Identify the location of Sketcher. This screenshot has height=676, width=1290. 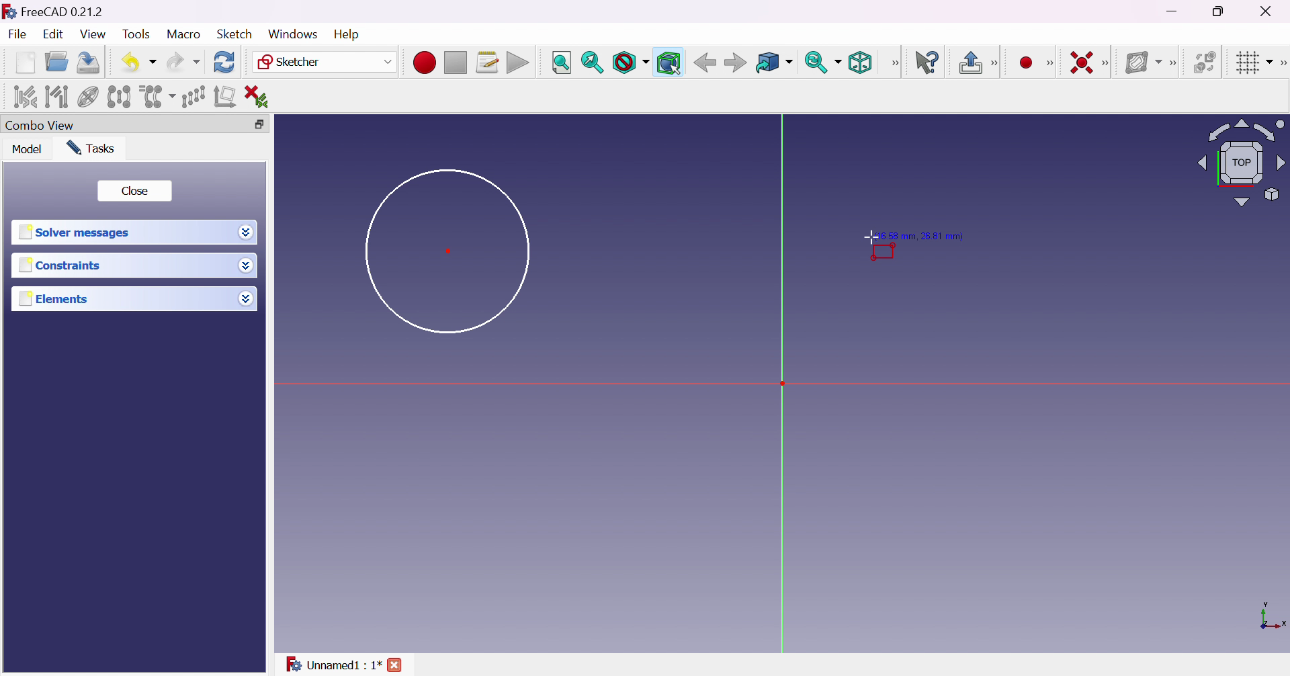
(322, 62).